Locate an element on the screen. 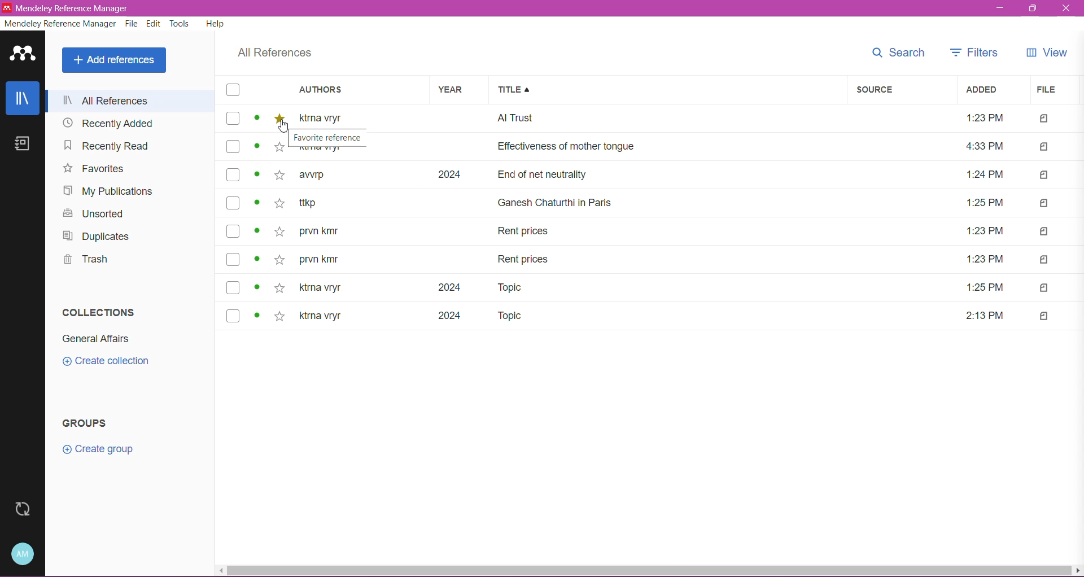  Click to select is located at coordinates (233, 118).